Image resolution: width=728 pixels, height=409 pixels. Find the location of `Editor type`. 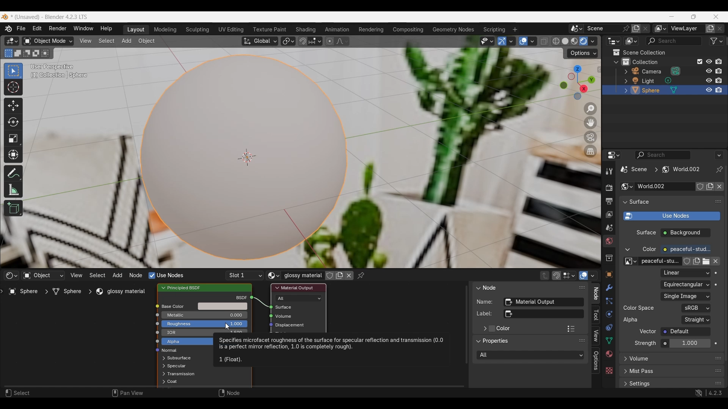

Editor type is located at coordinates (11, 275).